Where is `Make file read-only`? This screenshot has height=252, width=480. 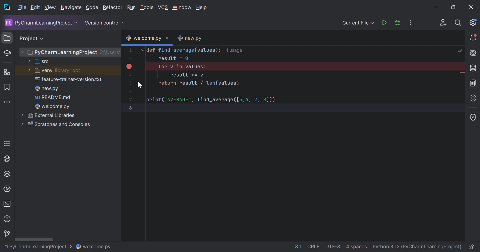 Make file read-only is located at coordinates (470, 247).